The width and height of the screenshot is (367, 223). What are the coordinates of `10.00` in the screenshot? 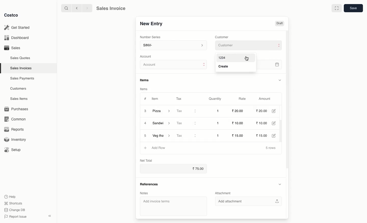 It's located at (237, 123).